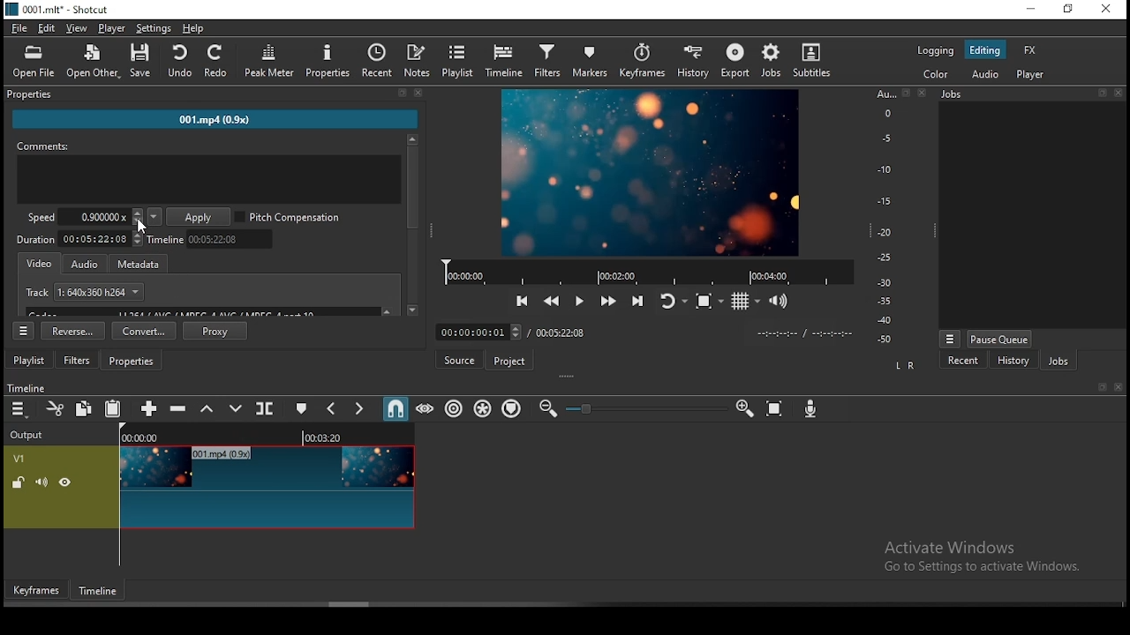  What do you see at coordinates (132, 360) in the screenshot?
I see `properties` at bounding box center [132, 360].